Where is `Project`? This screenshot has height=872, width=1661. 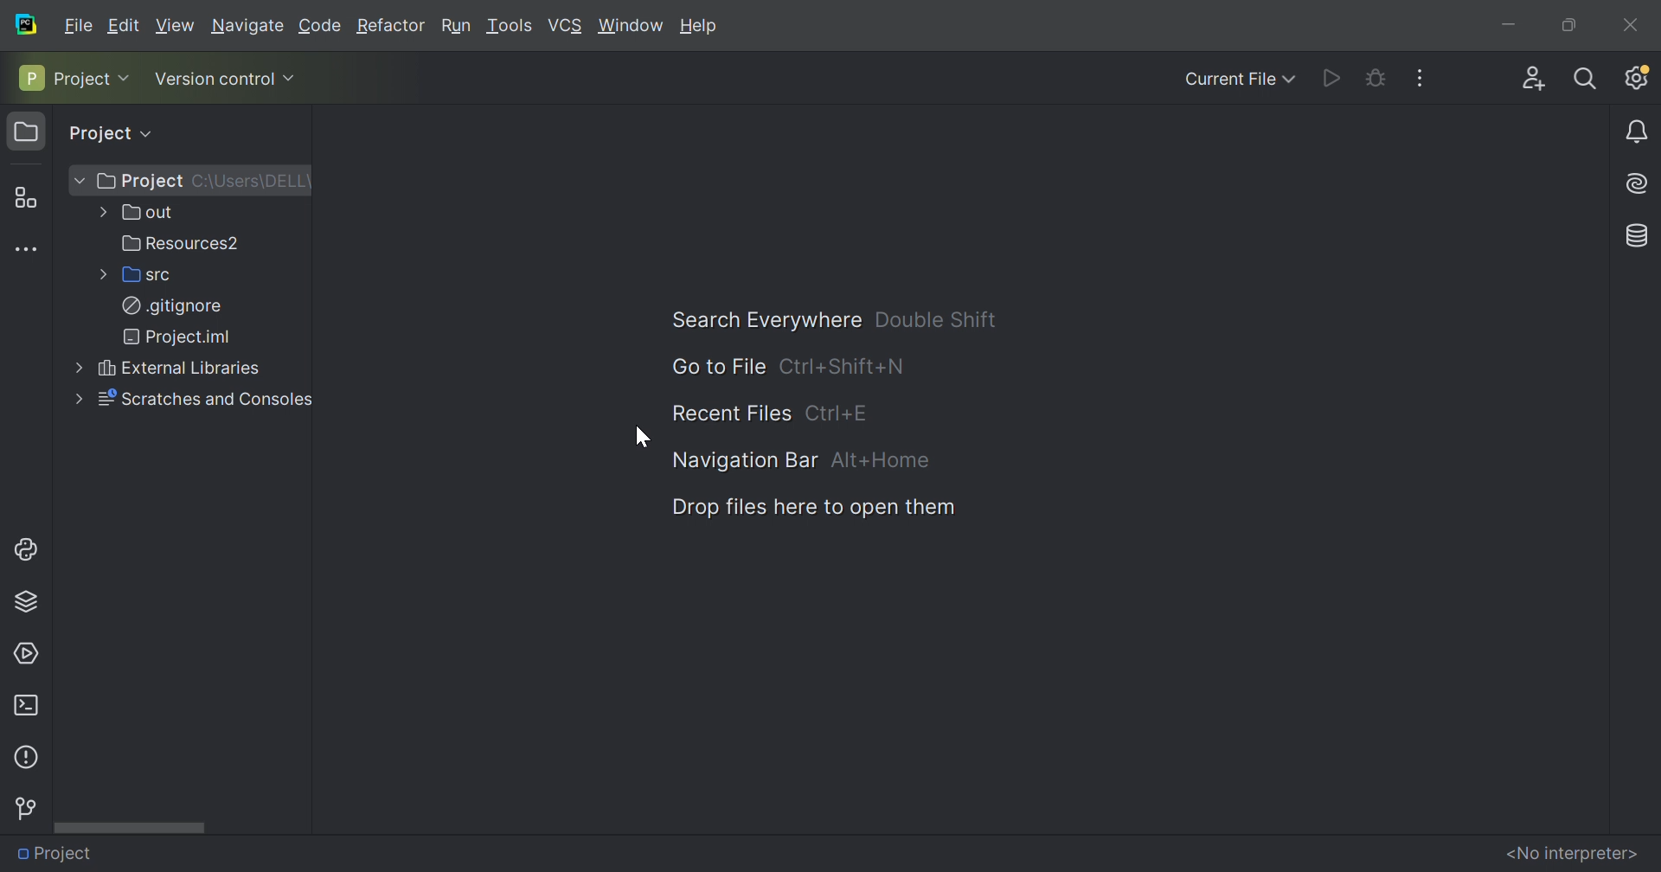
Project is located at coordinates (138, 181).